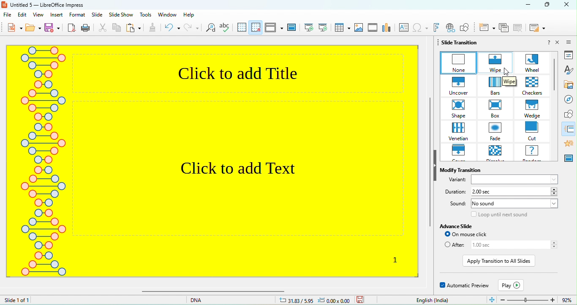 This screenshot has height=305, width=577. I want to click on dissolve, so click(496, 153).